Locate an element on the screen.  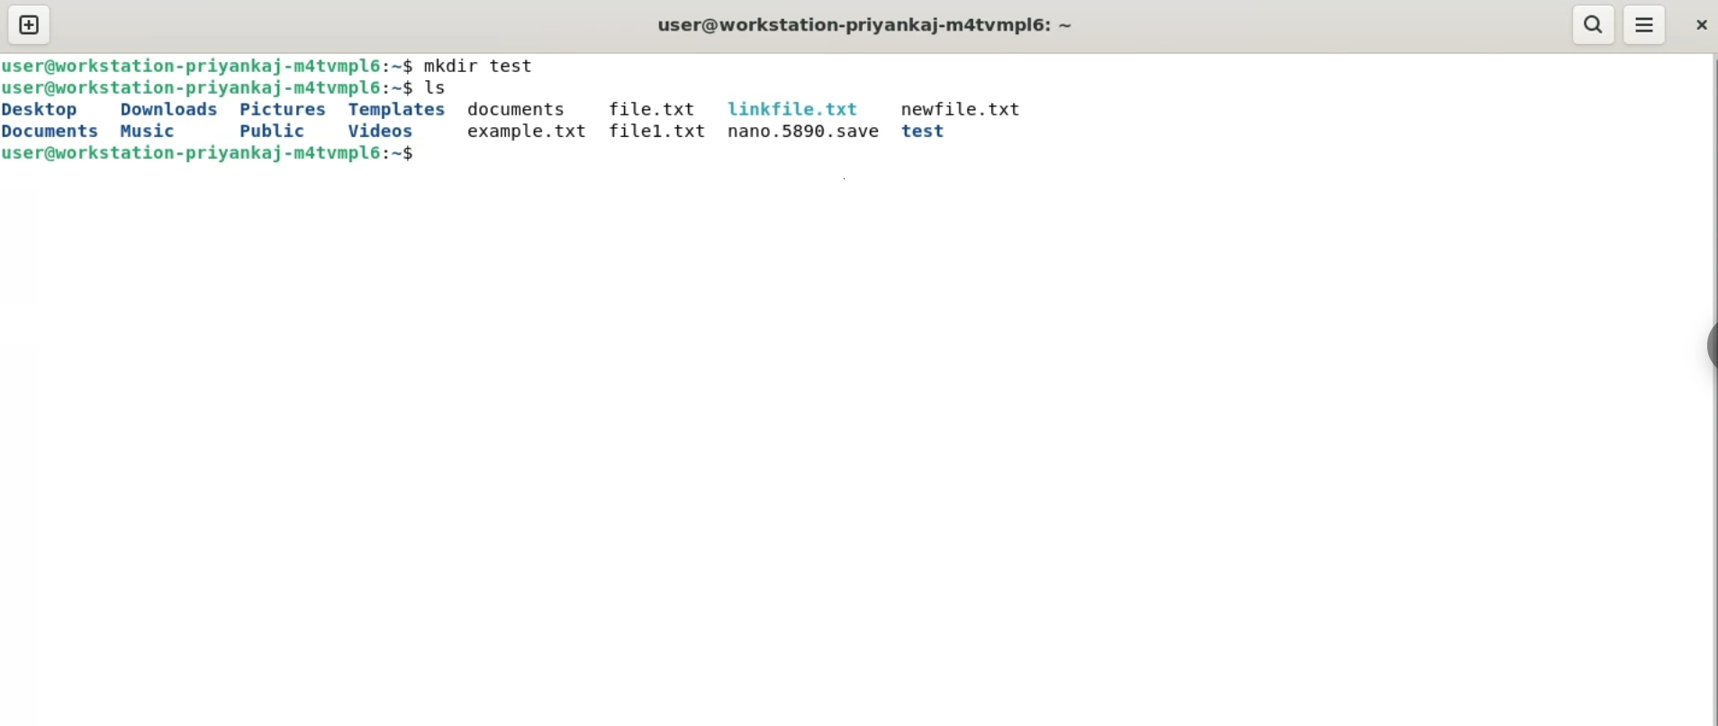
test is located at coordinates (927, 132).